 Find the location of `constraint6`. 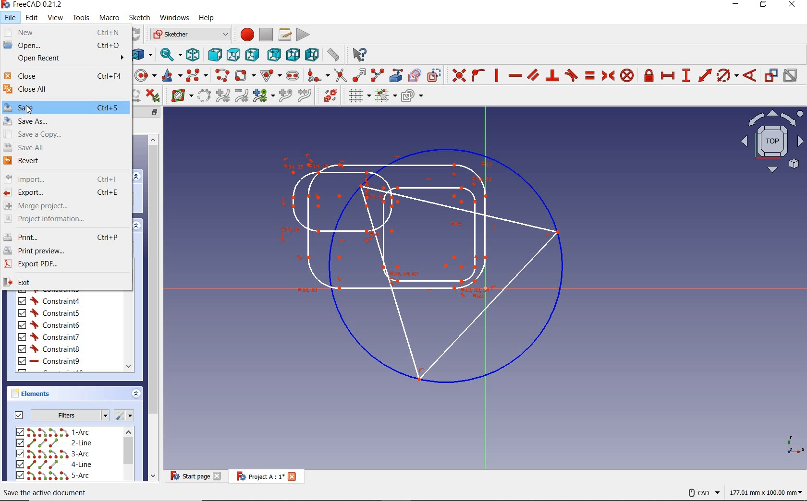

constraint6 is located at coordinates (49, 324).